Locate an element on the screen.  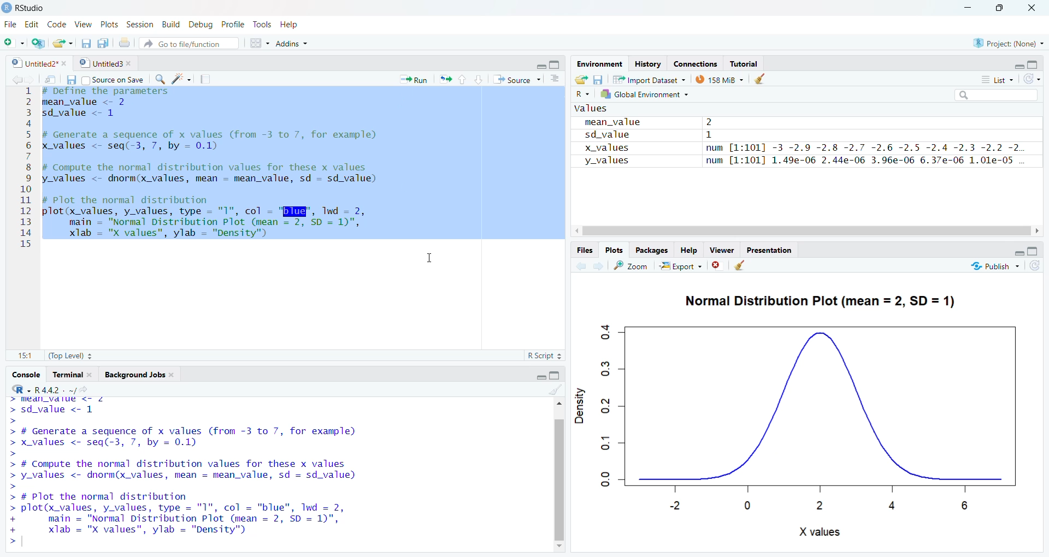
refresh is located at coordinates (1036, 266).